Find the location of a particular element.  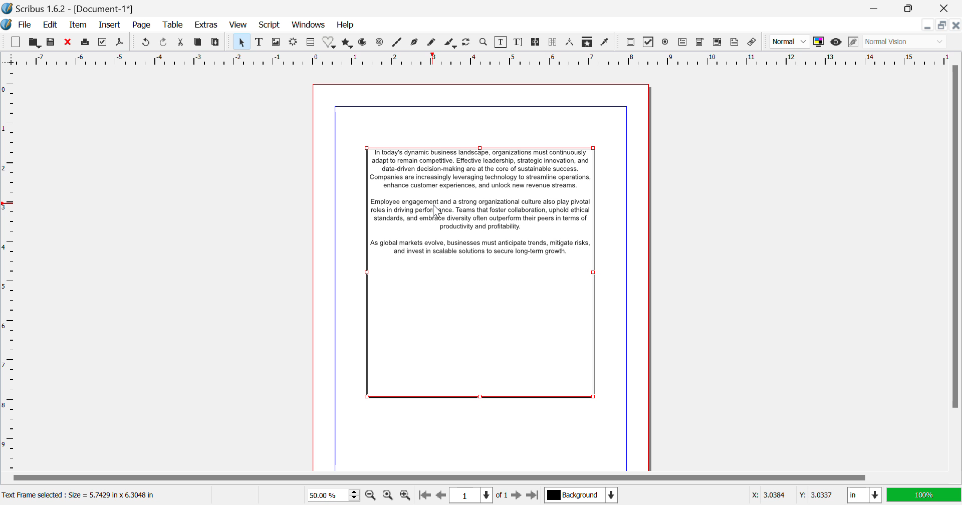

Cursor Position is located at coordinates (437, 213).